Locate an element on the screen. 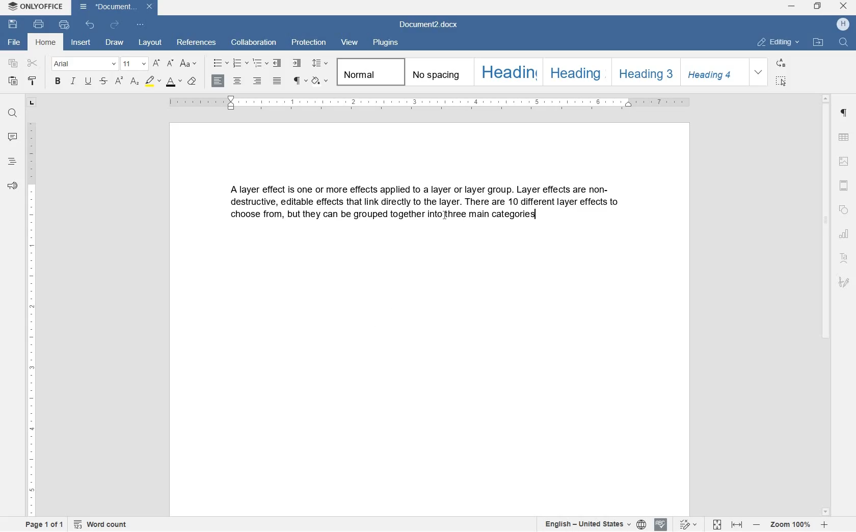 The width and height of the screenshot is (856, 532). minimize is located at coordinates (792, 7).